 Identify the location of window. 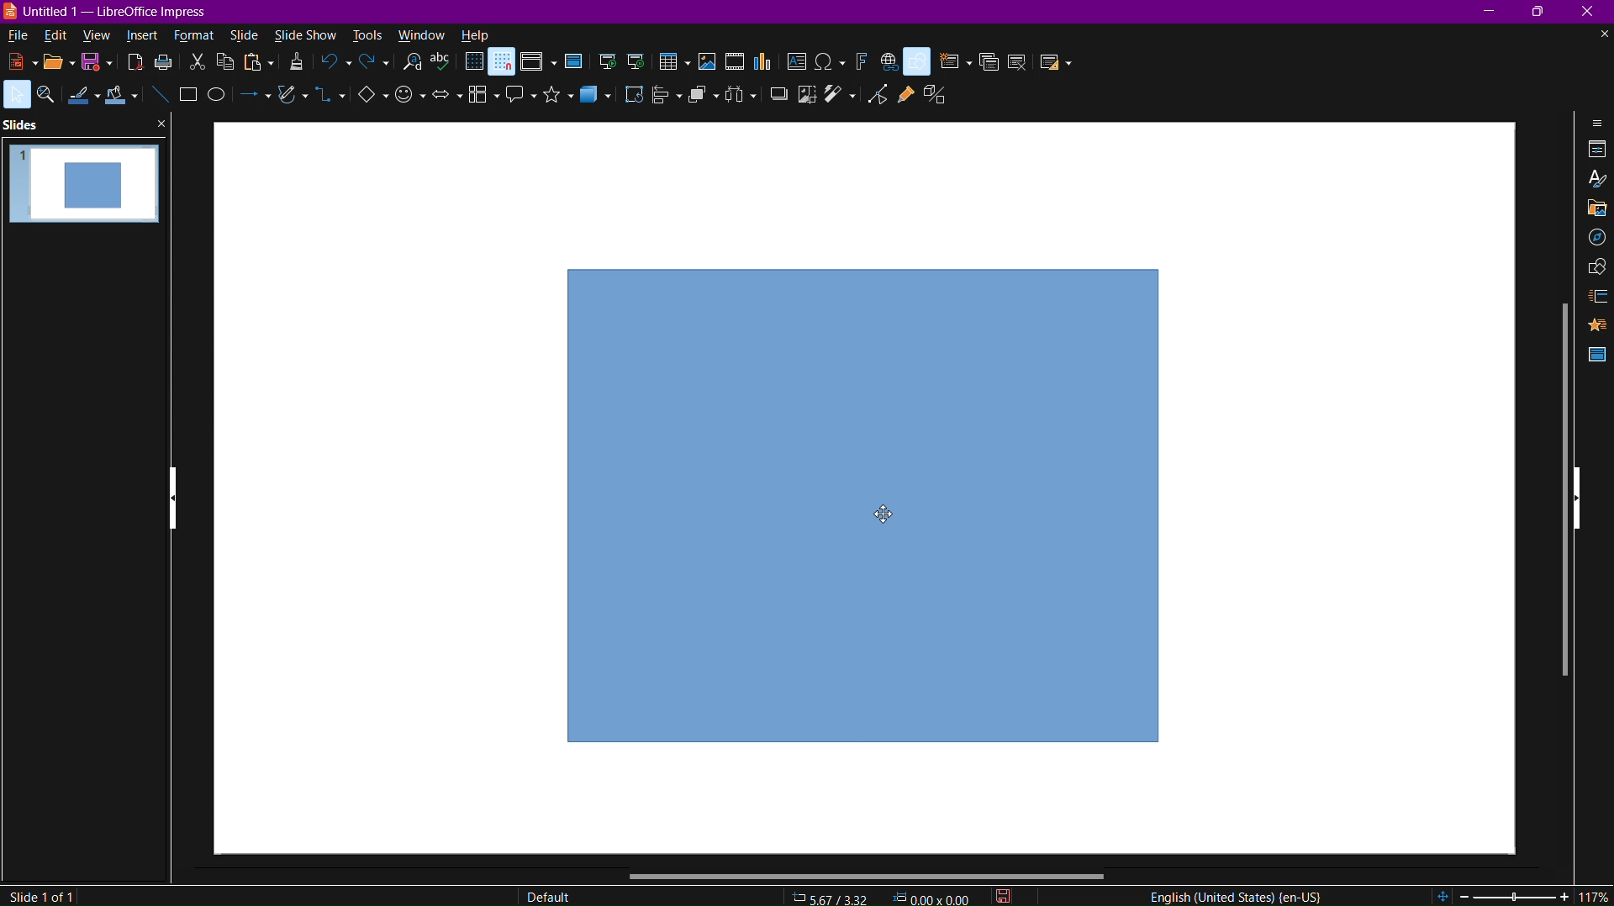
(420, 33).